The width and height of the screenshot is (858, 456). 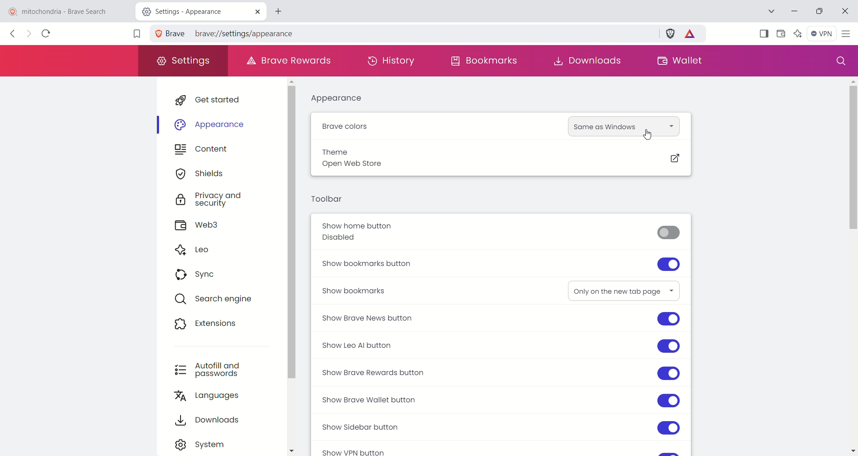 I want to click on wallet, so click(x=781, y=34).